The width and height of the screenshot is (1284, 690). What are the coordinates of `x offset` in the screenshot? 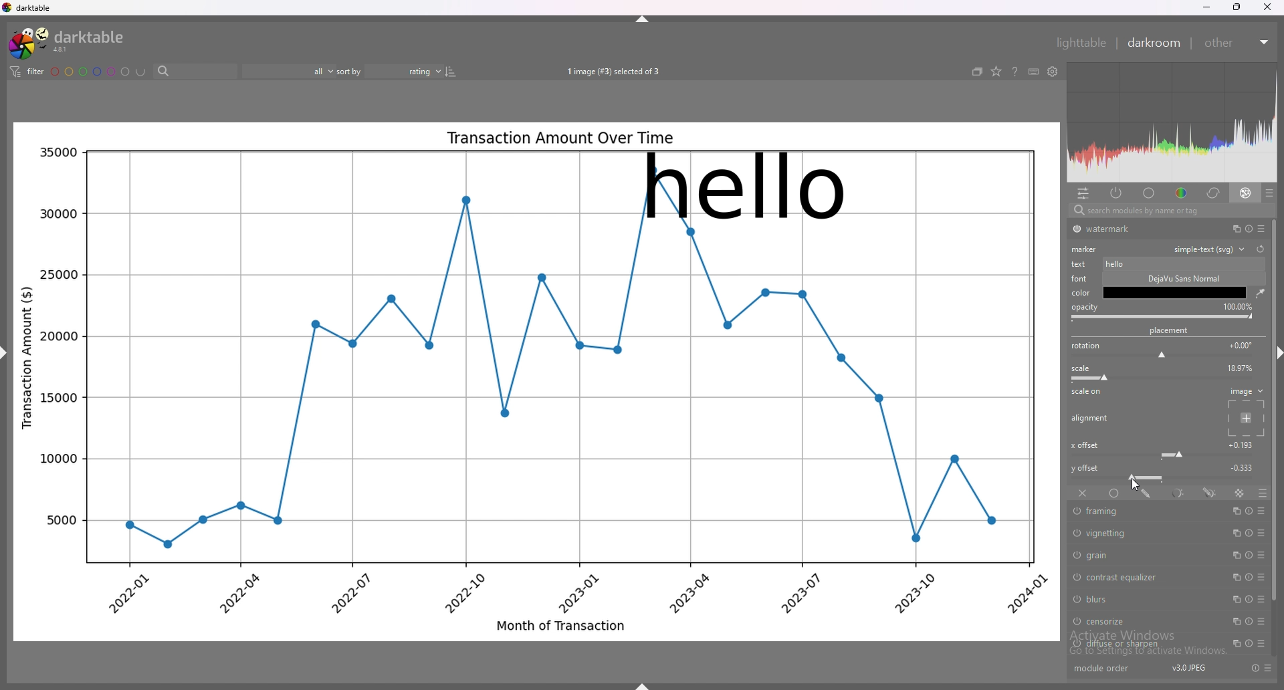 It's located at (1243, 444).